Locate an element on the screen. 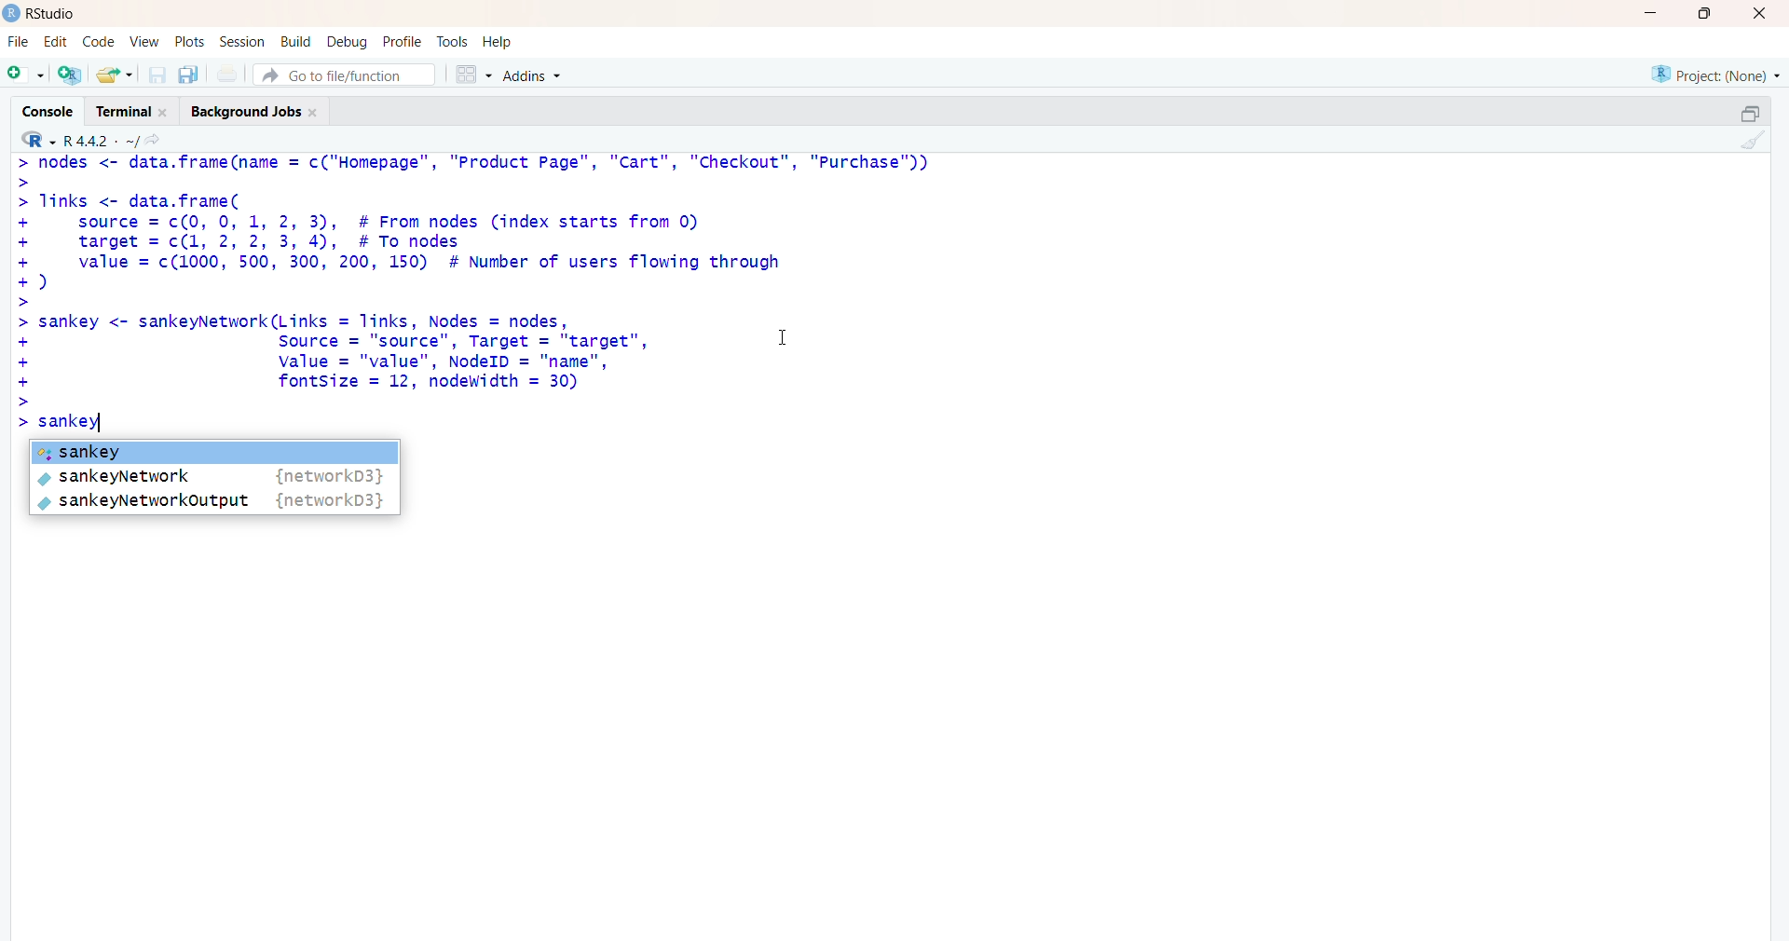  project (none) is located at coordinates (1703, 74).